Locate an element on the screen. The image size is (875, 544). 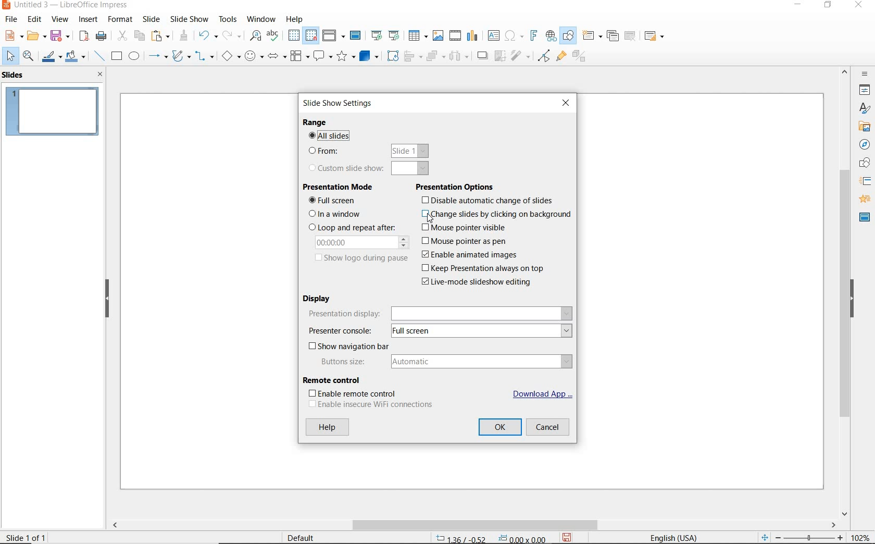
NAVIGATOR is located at coordinates (864, 145).